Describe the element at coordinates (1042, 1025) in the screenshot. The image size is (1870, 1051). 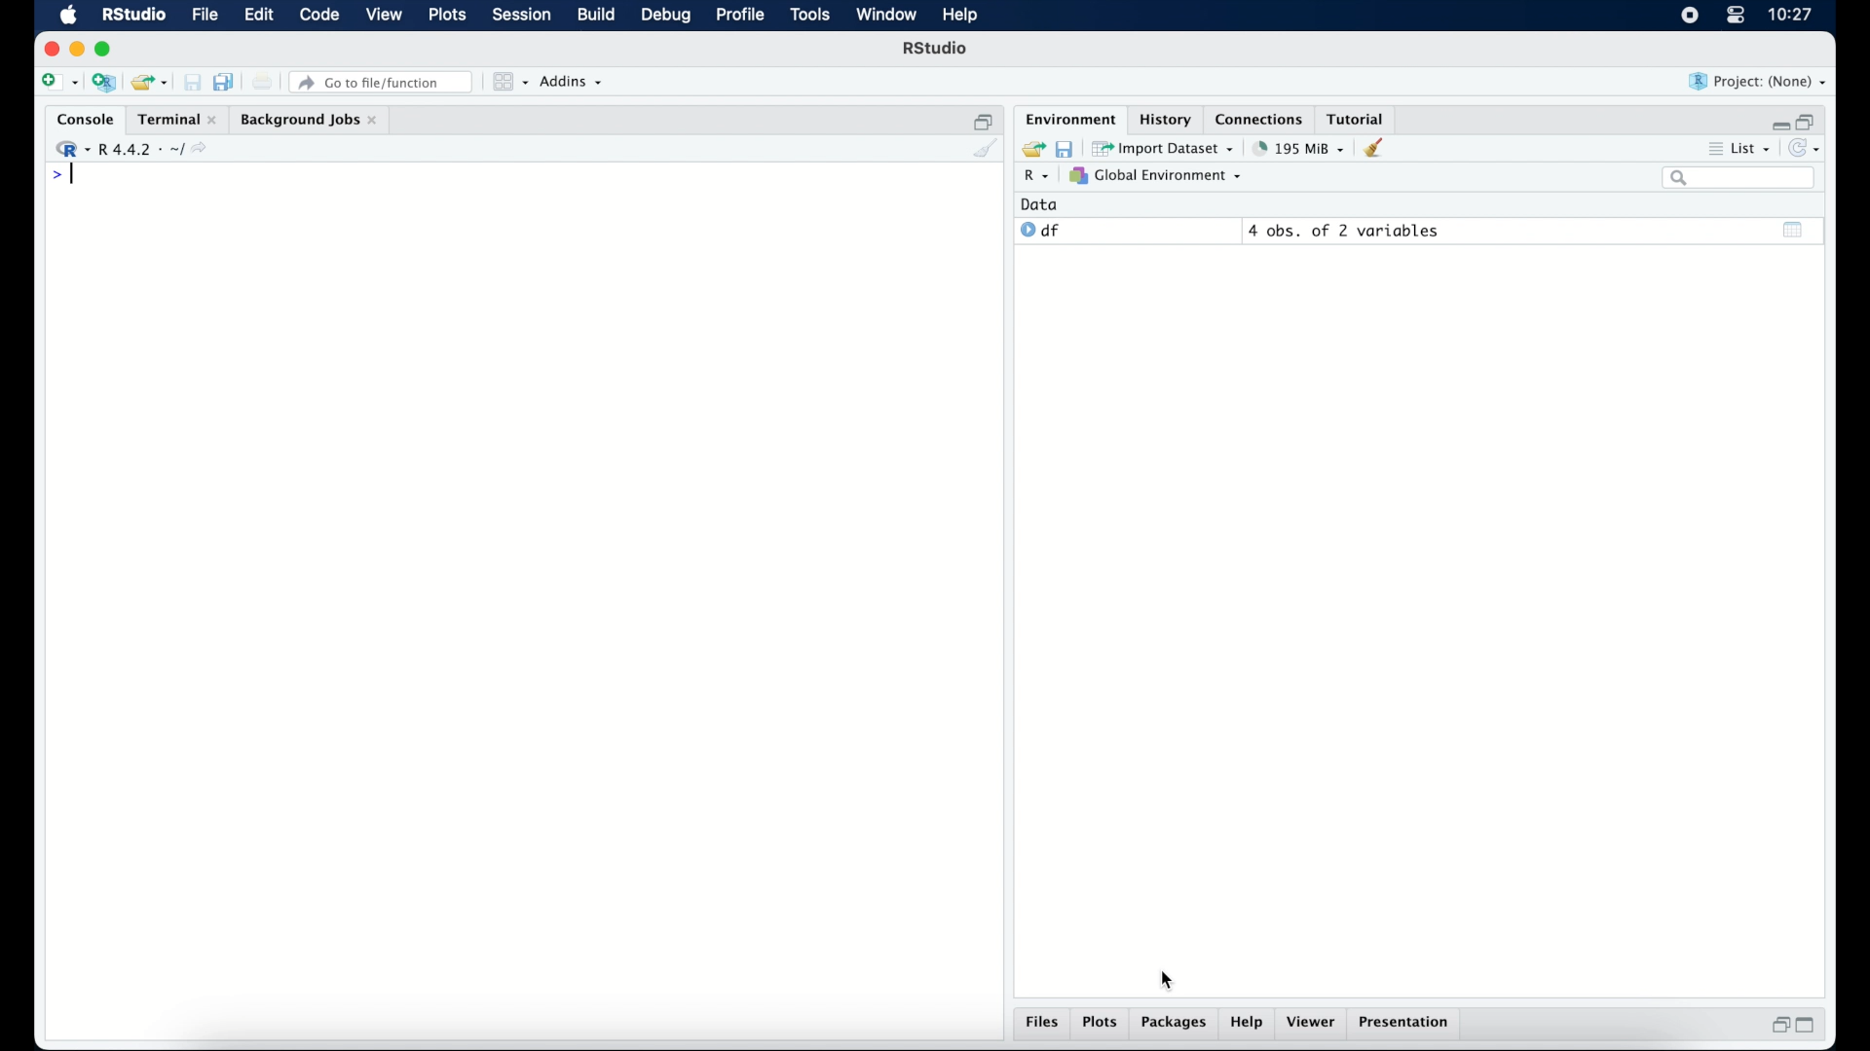
I see `files` at that location.